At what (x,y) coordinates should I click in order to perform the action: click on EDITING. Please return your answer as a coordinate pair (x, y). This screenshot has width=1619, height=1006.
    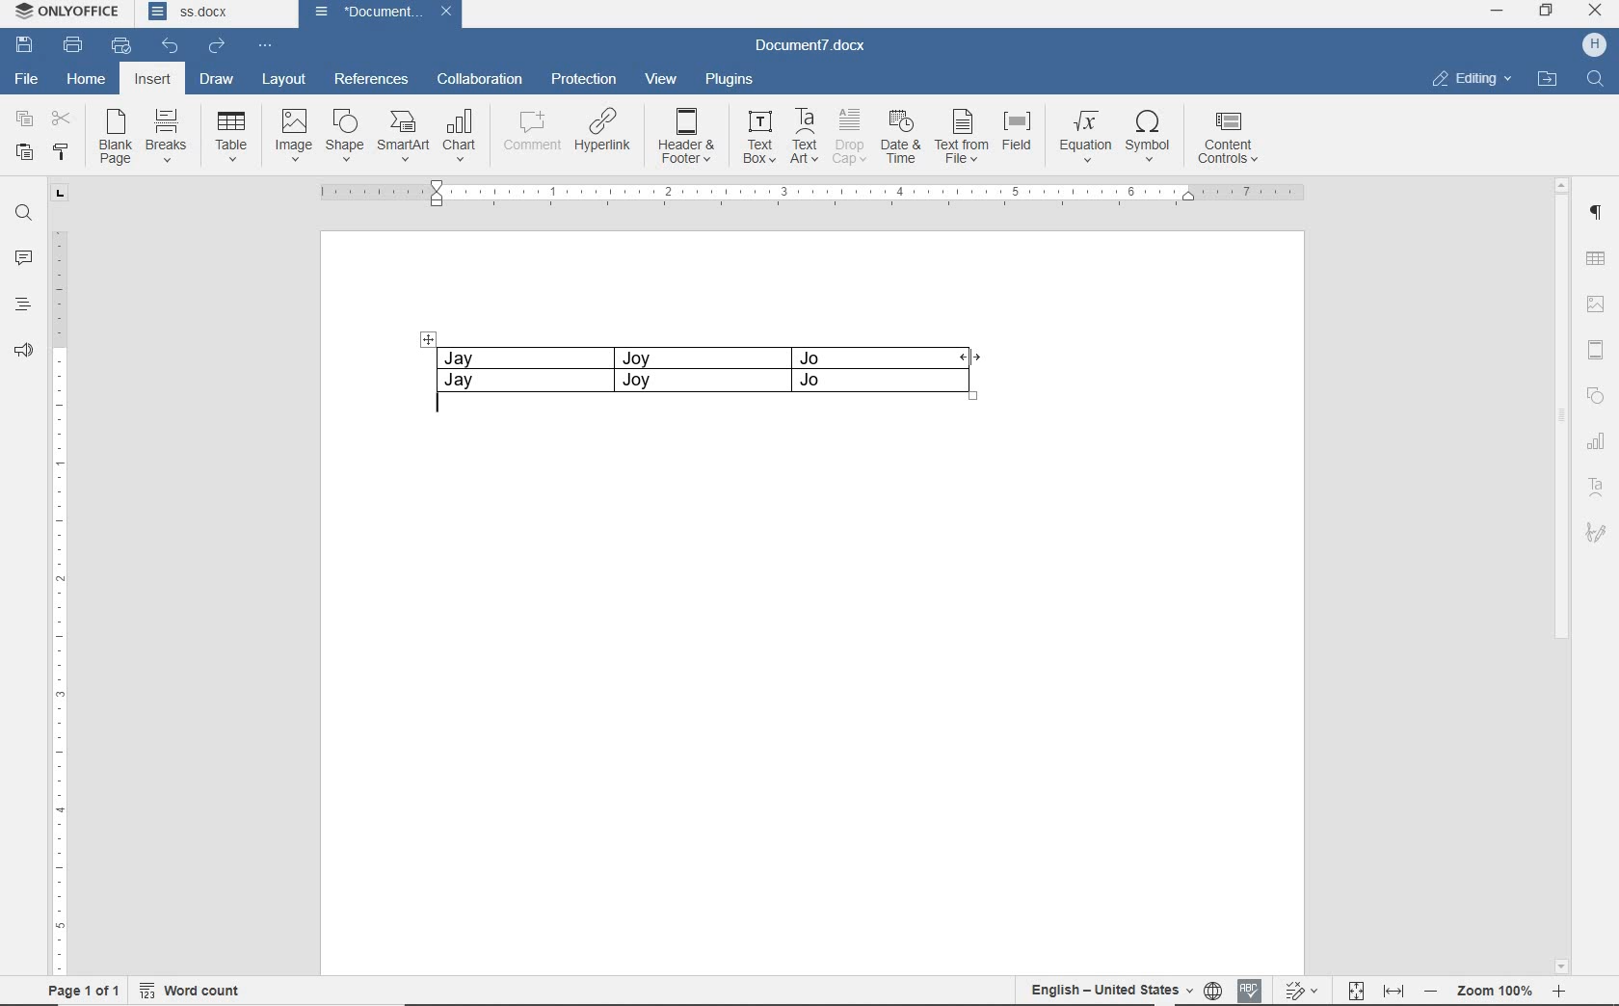
    Looking at the image, I should click on (1472, 81).